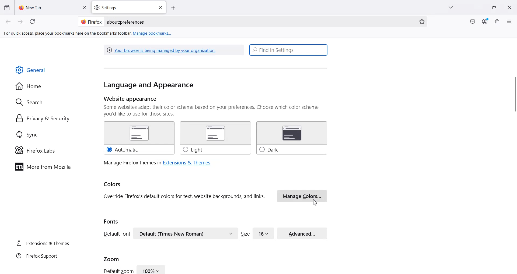  Describe the element at coordinates (509, 8) in the screenshot. I see `Close` at that location.